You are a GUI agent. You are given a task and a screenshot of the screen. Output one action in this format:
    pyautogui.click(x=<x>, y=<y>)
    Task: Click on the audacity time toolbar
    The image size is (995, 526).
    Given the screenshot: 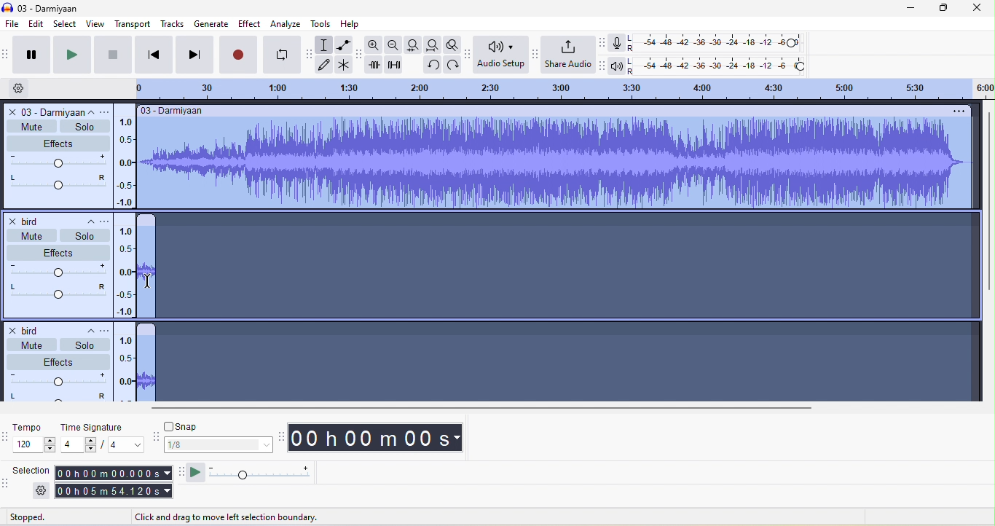 What is the action you would take?
    pyautogui.click(x=279, y=436)
    